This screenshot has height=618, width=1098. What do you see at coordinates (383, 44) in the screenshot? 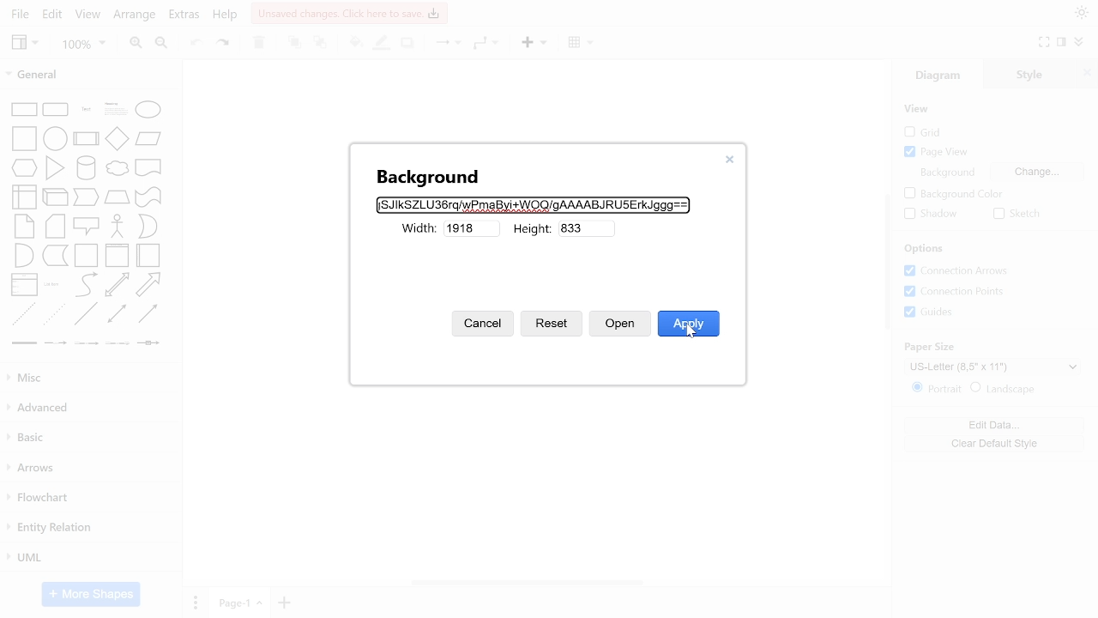
I see `fill line` at bounding box center [383, 44].